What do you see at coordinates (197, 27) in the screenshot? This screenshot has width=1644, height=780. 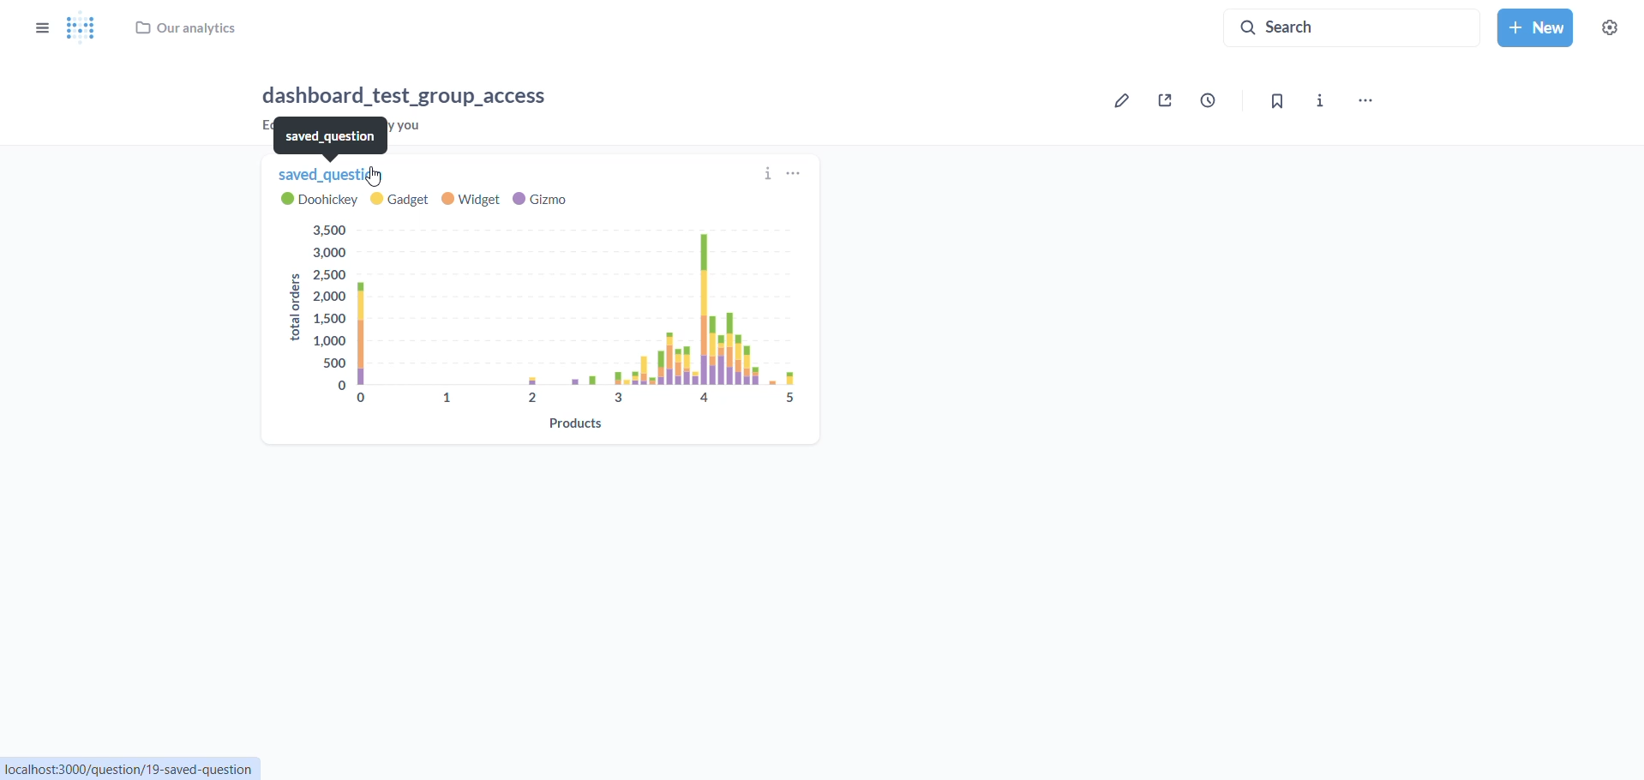 I see `our analytics` at bounding box center [197, 27].